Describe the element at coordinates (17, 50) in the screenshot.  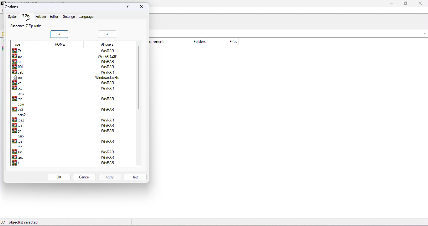
I see `7z` at that location.